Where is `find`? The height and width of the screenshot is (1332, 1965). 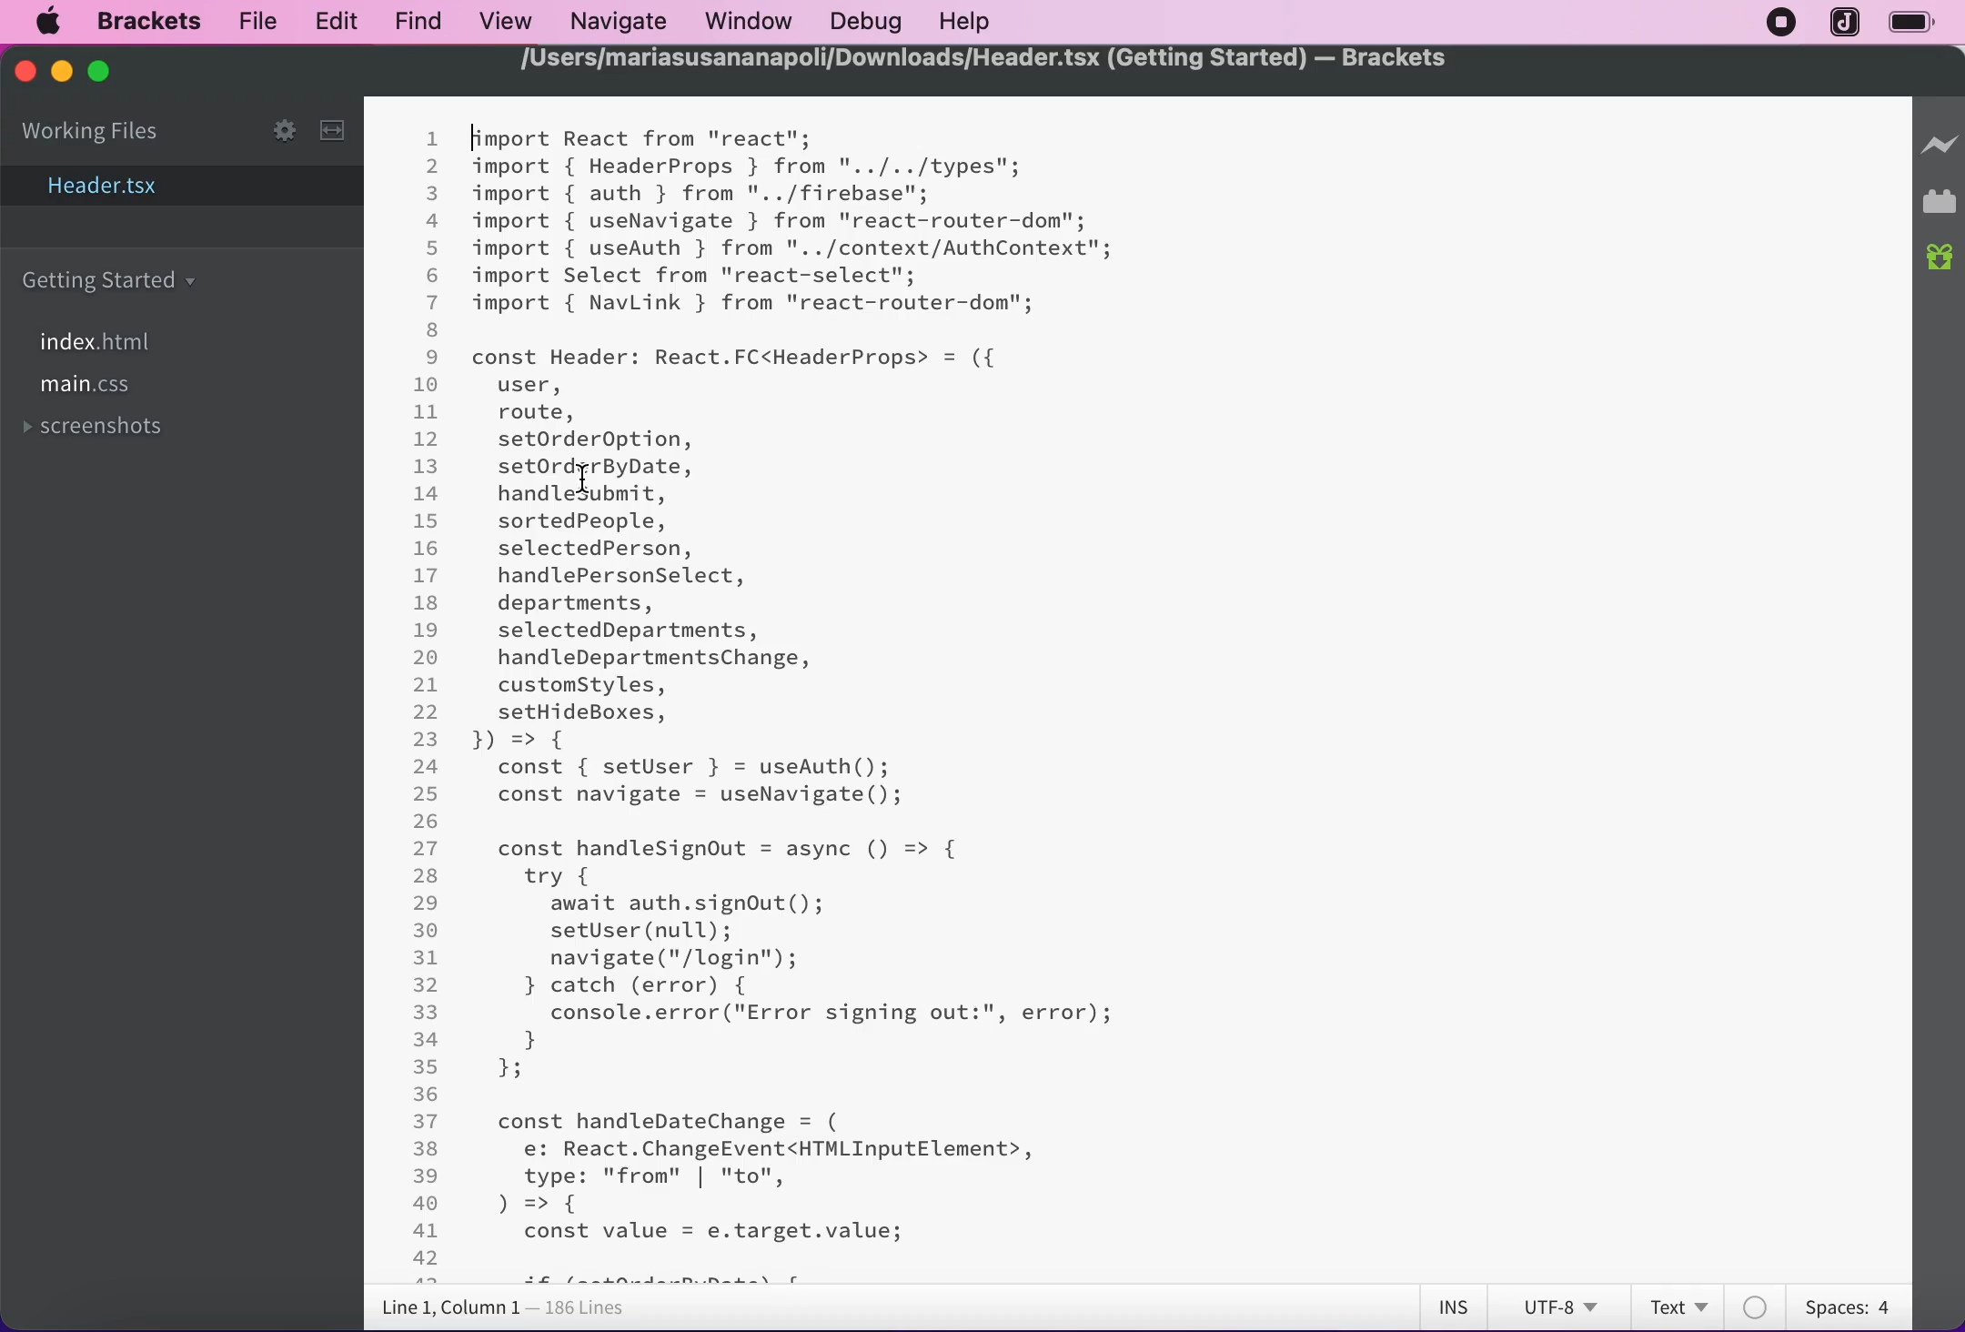 find is located at coordinates (409, 23).